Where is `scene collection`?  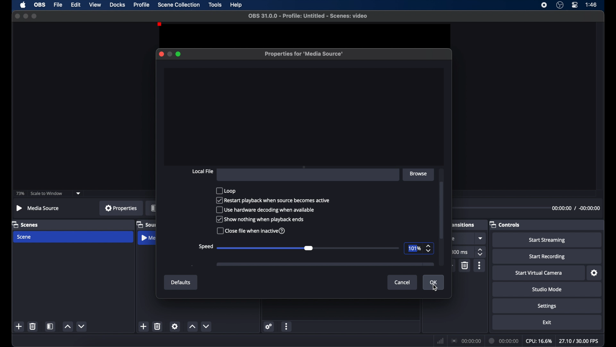 scene collection is located at coordinates (179, 5).